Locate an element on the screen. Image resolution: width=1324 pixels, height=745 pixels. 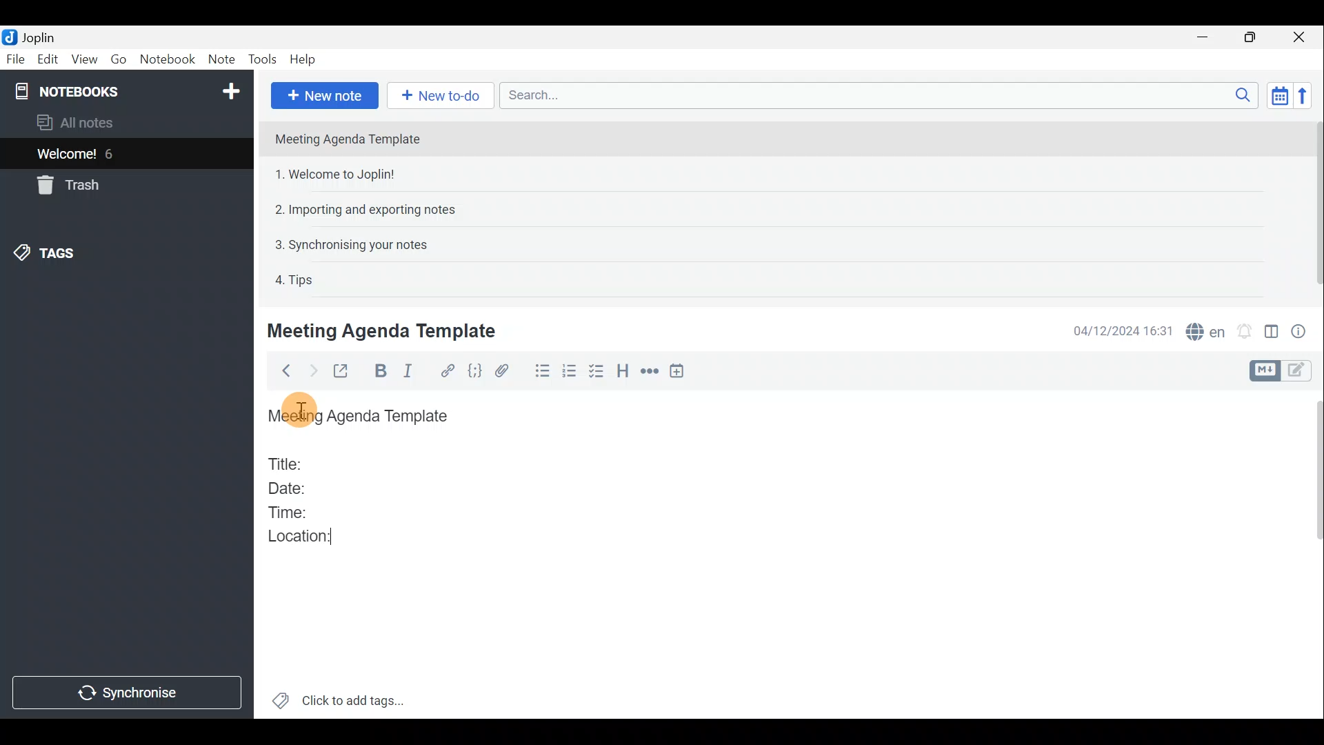
Attach file is located at coordinates (508, 371).